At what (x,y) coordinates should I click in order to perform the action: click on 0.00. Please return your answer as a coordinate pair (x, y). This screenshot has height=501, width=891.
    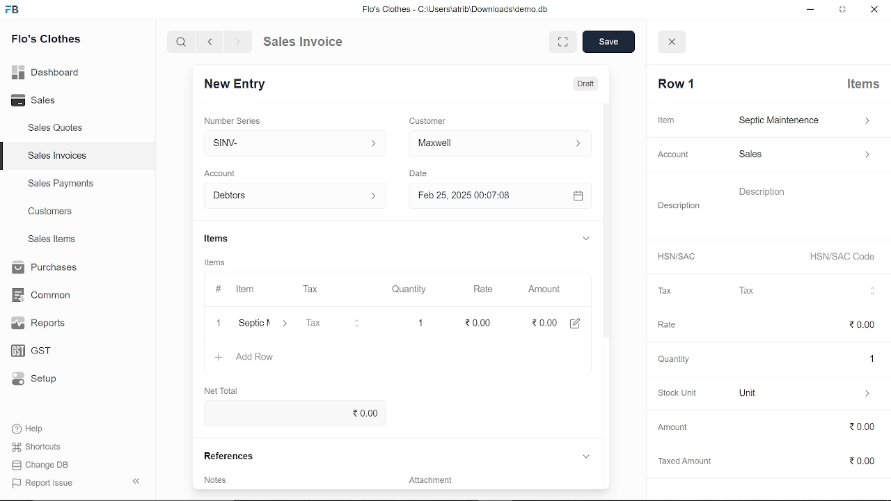
    Looking at the image, I should click on (856, 462).